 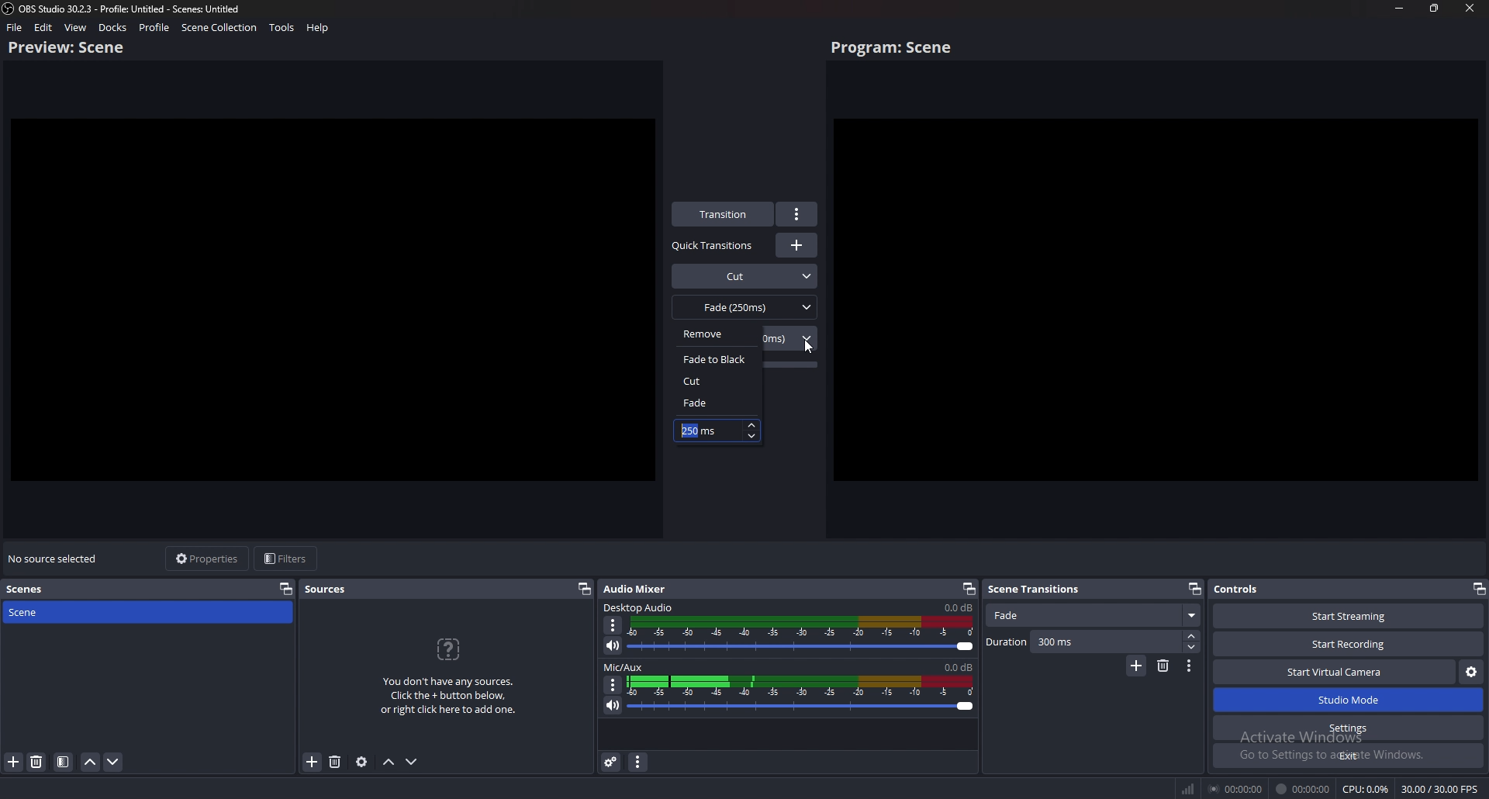 What do you see at coordinates (1304, 789) in the screenshot?
I see ` 00:00:00` at bounding box center [1304, 789].